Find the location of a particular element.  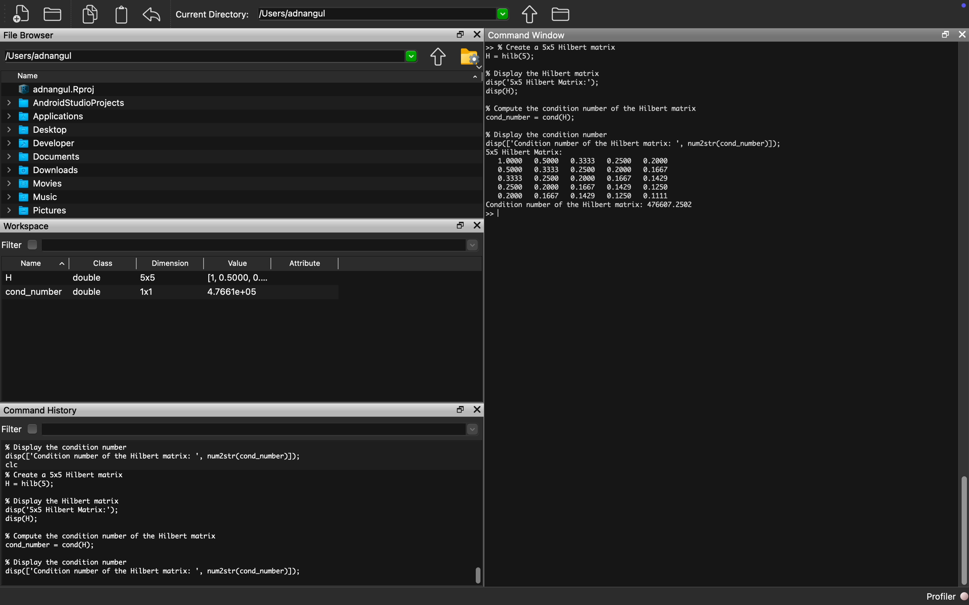

% Display the Hilbert matrix
disp('5x5 Hilbert Matrix:');
disp(H); is located at coordinates (67, 510).